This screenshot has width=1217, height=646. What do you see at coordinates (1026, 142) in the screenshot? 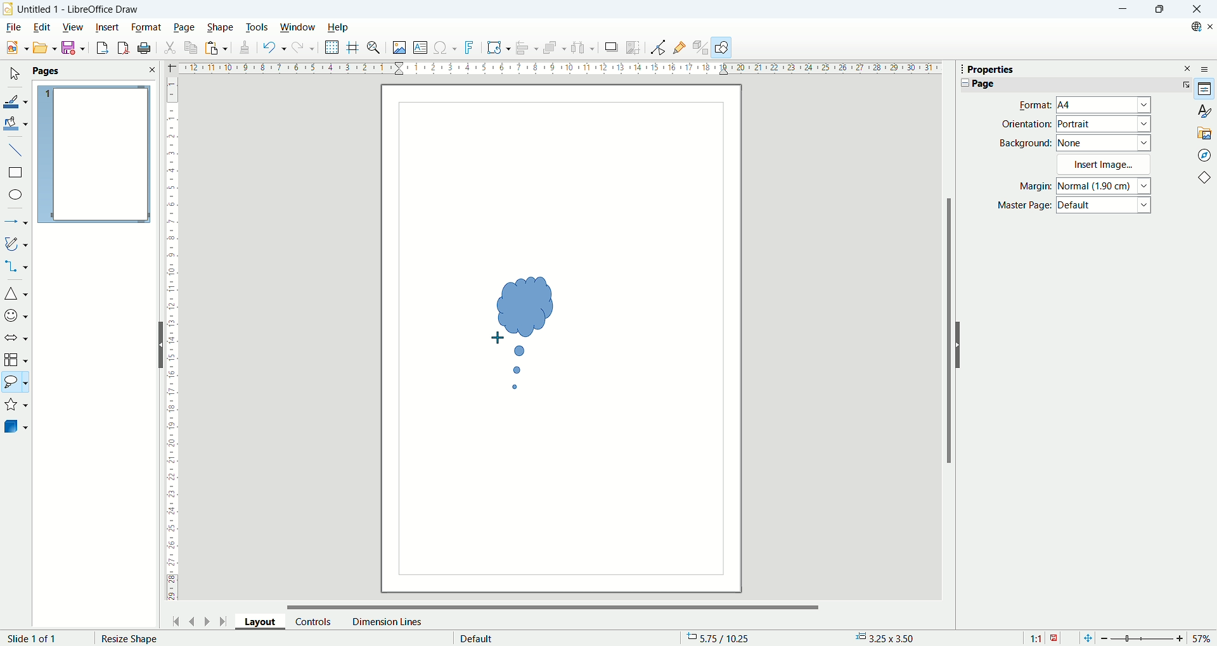
I see `Background` at bounding box center [1026, 142].